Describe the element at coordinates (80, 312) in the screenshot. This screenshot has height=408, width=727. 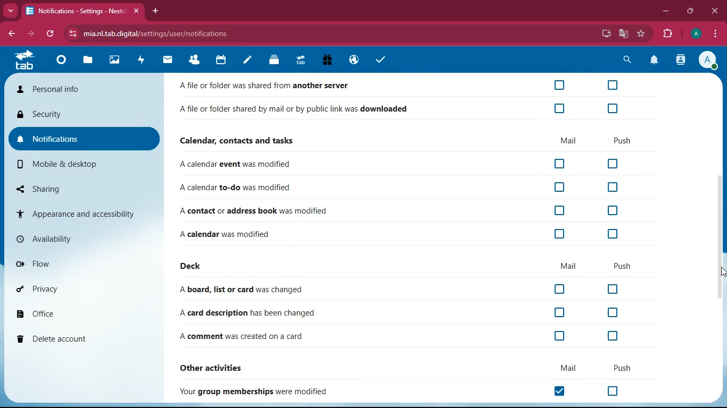
I see `office` at that location.